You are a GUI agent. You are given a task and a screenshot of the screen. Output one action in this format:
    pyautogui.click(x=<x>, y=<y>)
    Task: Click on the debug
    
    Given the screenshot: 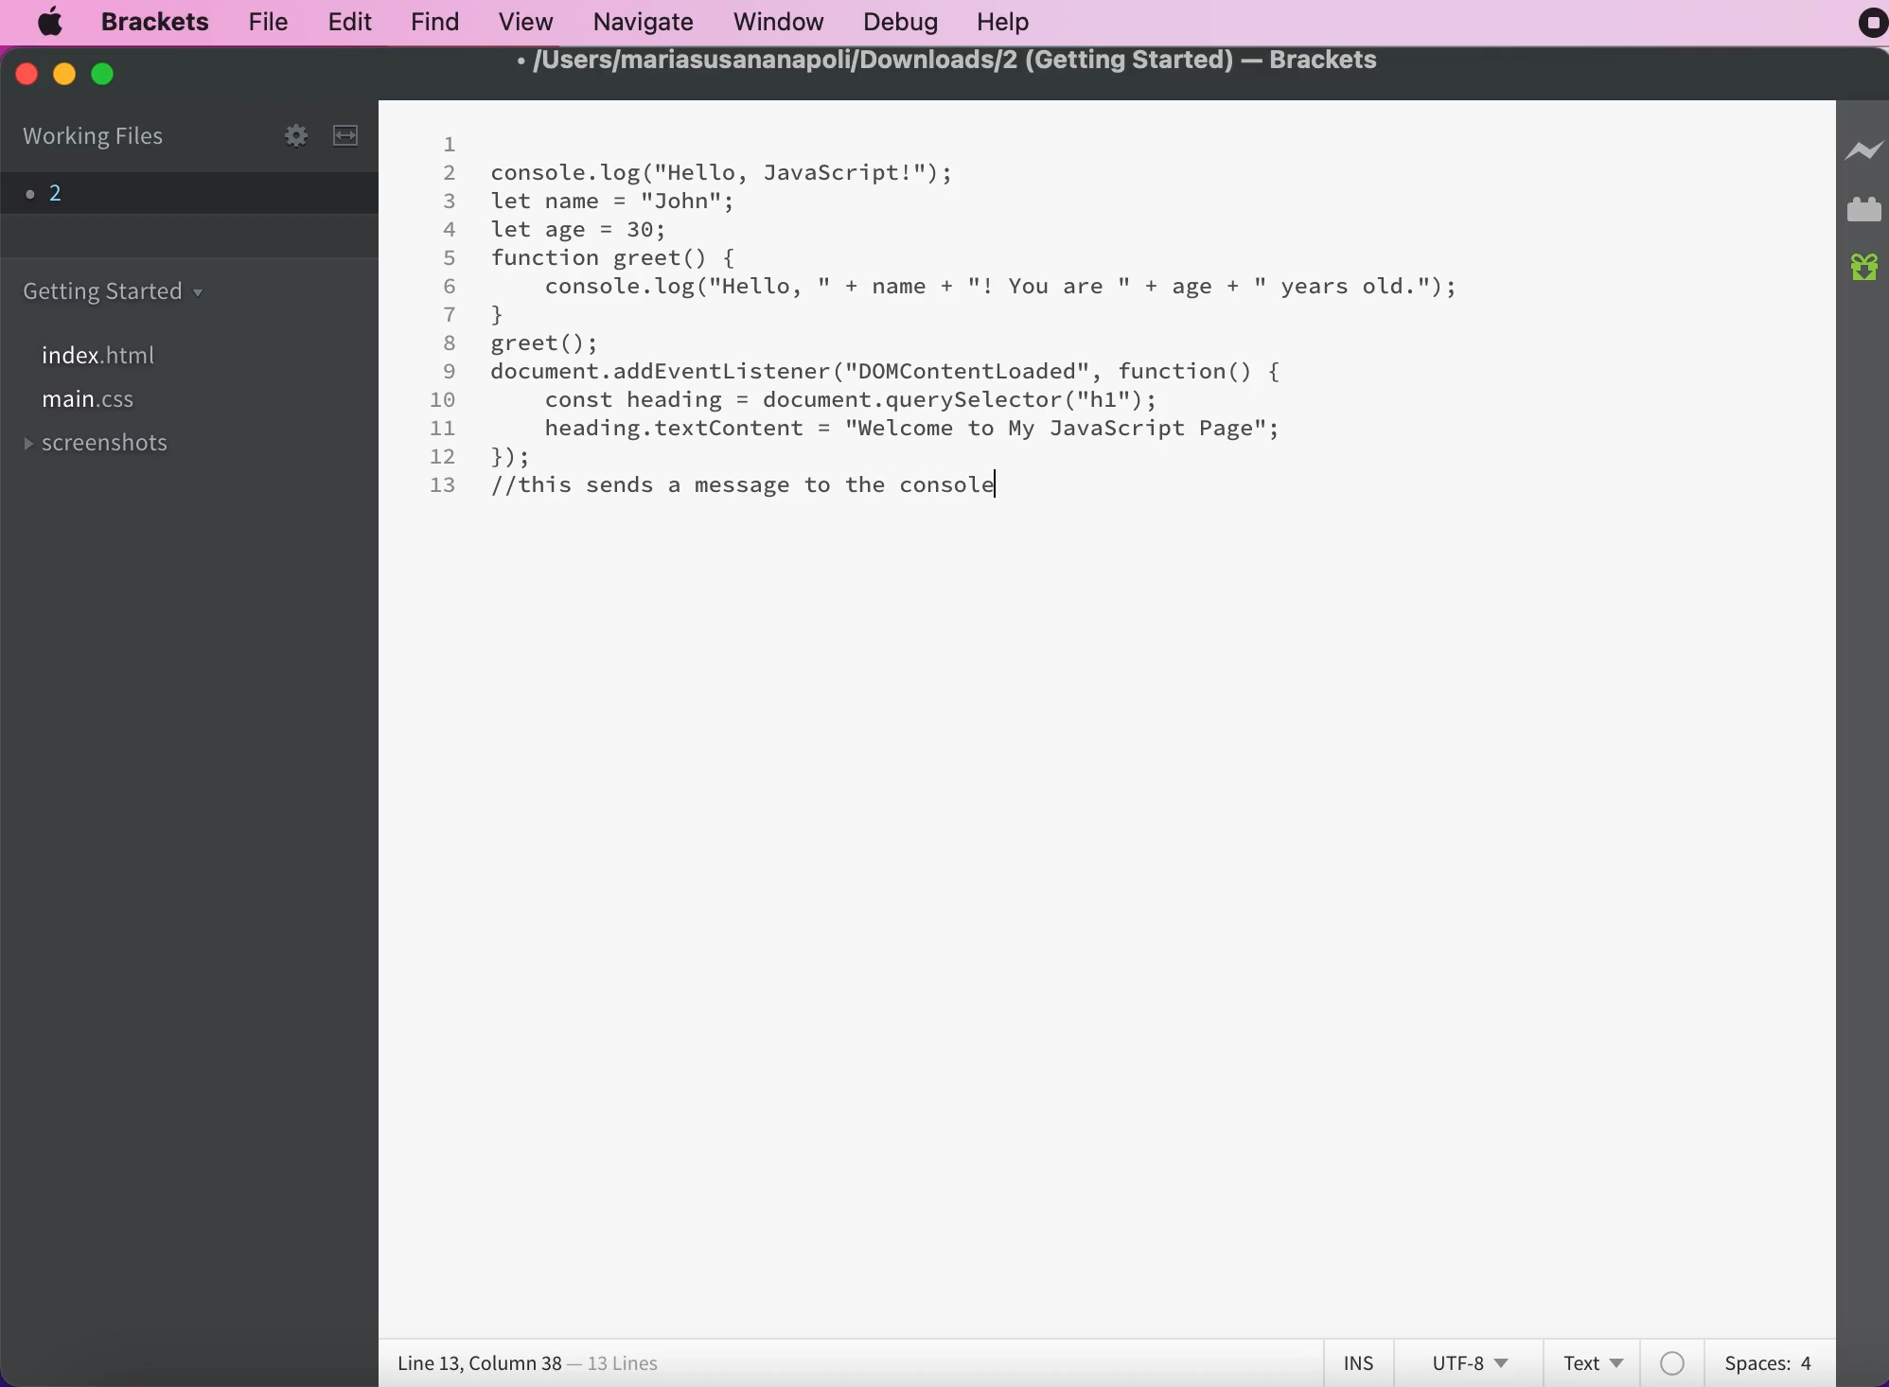 What is the action you would take?
    pyautogui.click(x=898, y=25)
    